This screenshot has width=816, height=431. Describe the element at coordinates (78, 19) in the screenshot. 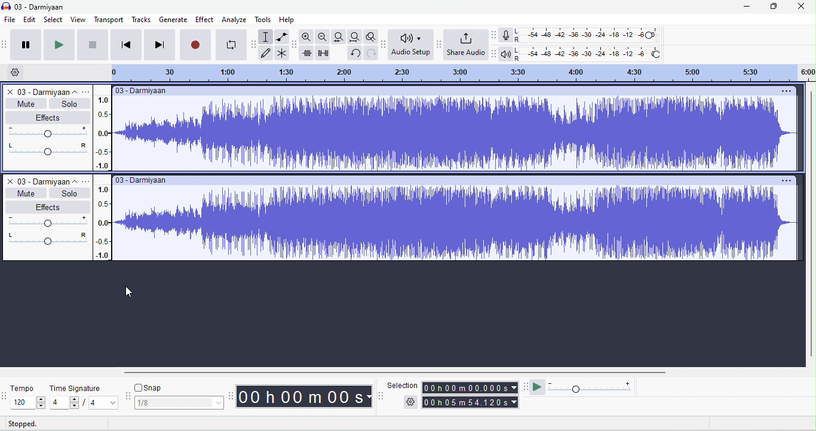

I see `view` at that location.